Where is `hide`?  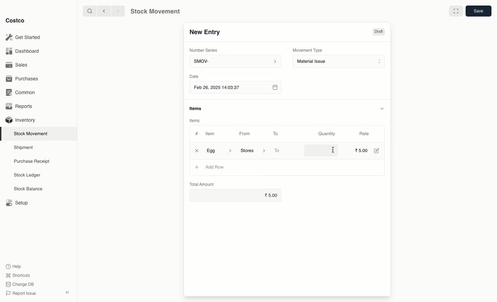
hide is located at coordinates (383, 108).